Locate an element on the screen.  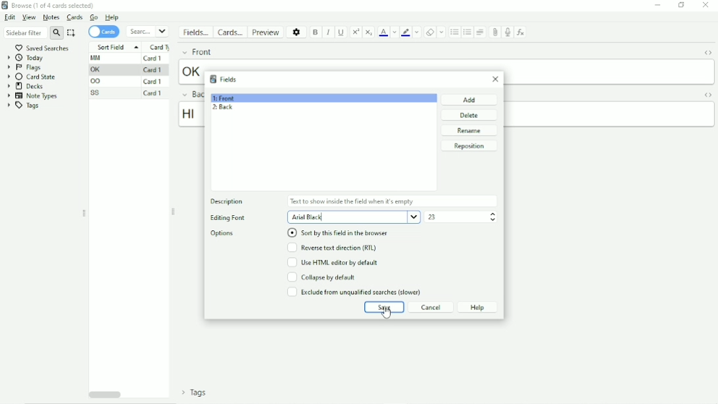
Card 1 is located at coordinates (154, 58).